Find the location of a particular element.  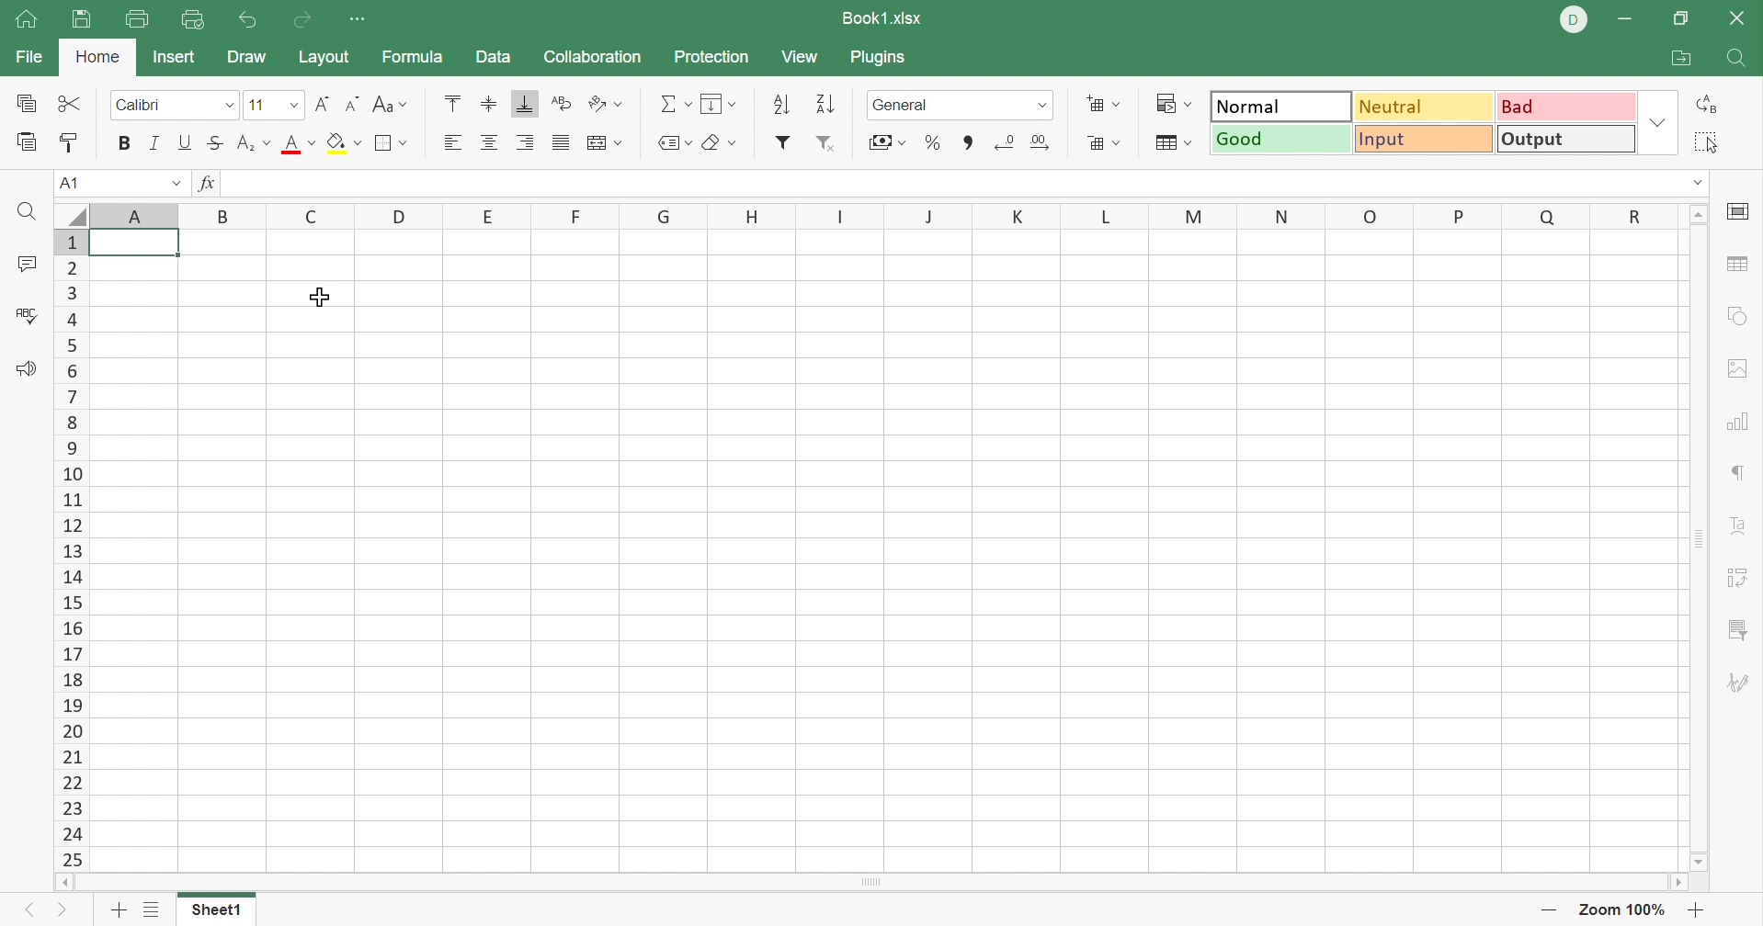

Zoom 100% is located at coordinates (1625, 909).